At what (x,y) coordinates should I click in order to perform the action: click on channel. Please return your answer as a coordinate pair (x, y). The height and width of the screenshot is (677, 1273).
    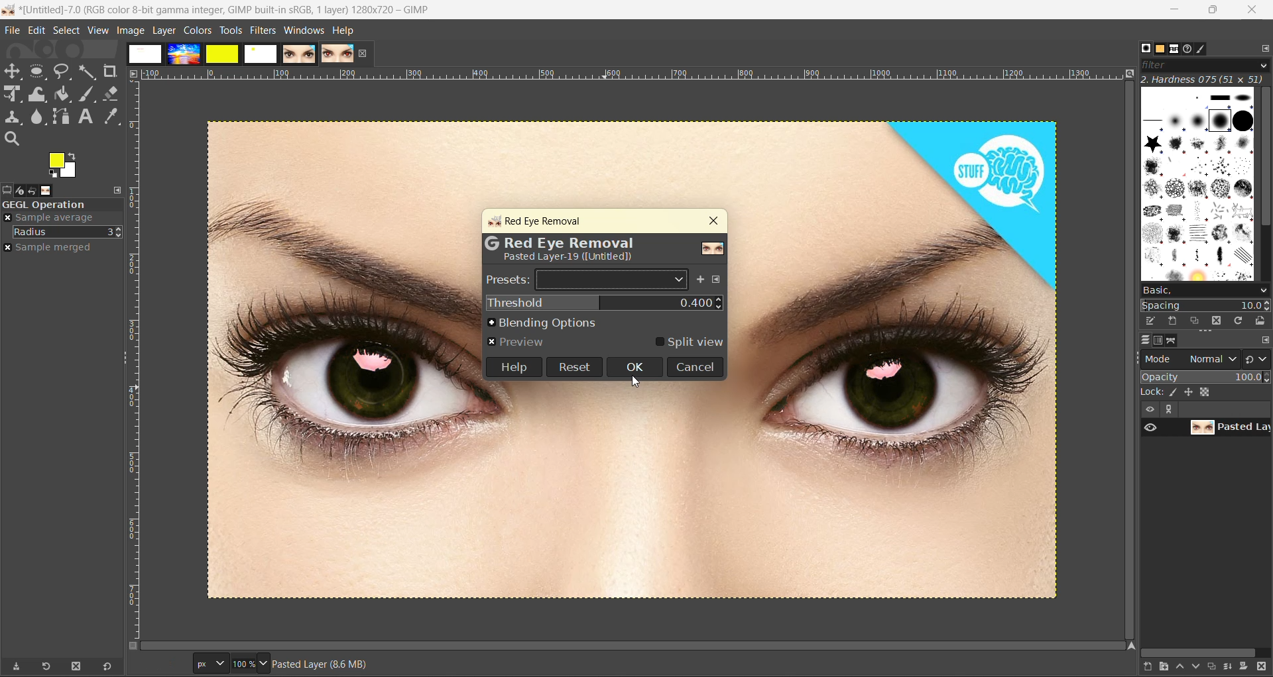
    Looking at the image, I should click on (1158, 340).